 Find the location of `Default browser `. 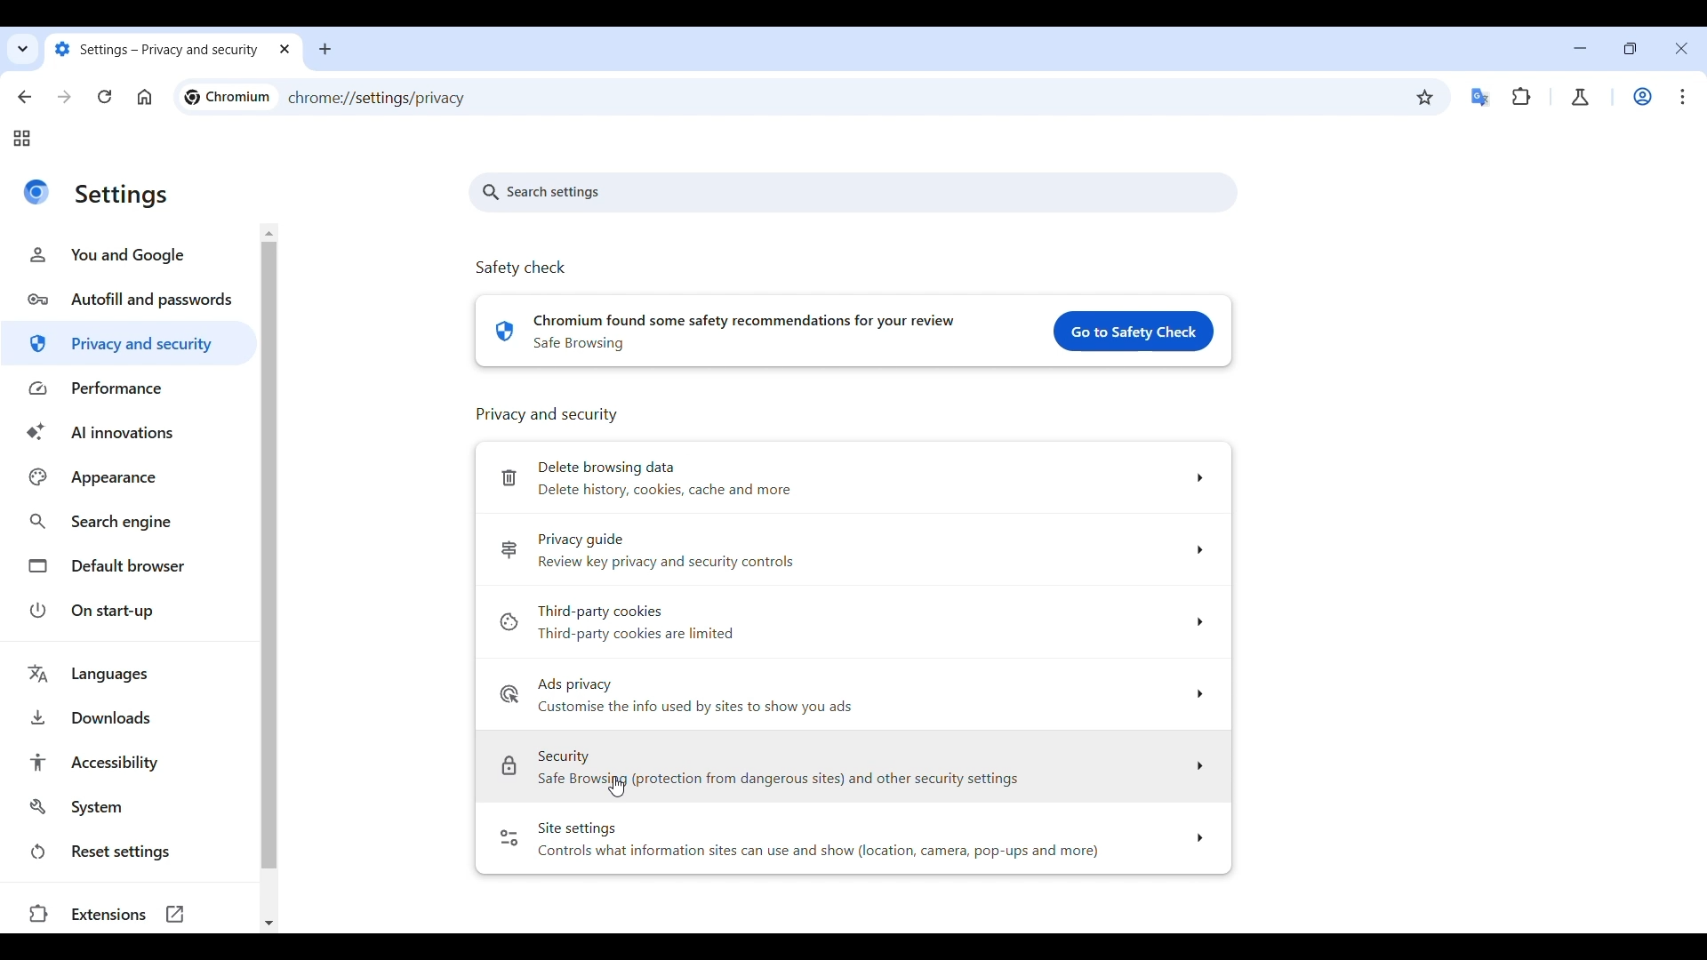

Default browser  is located at coordinates (132, 566).